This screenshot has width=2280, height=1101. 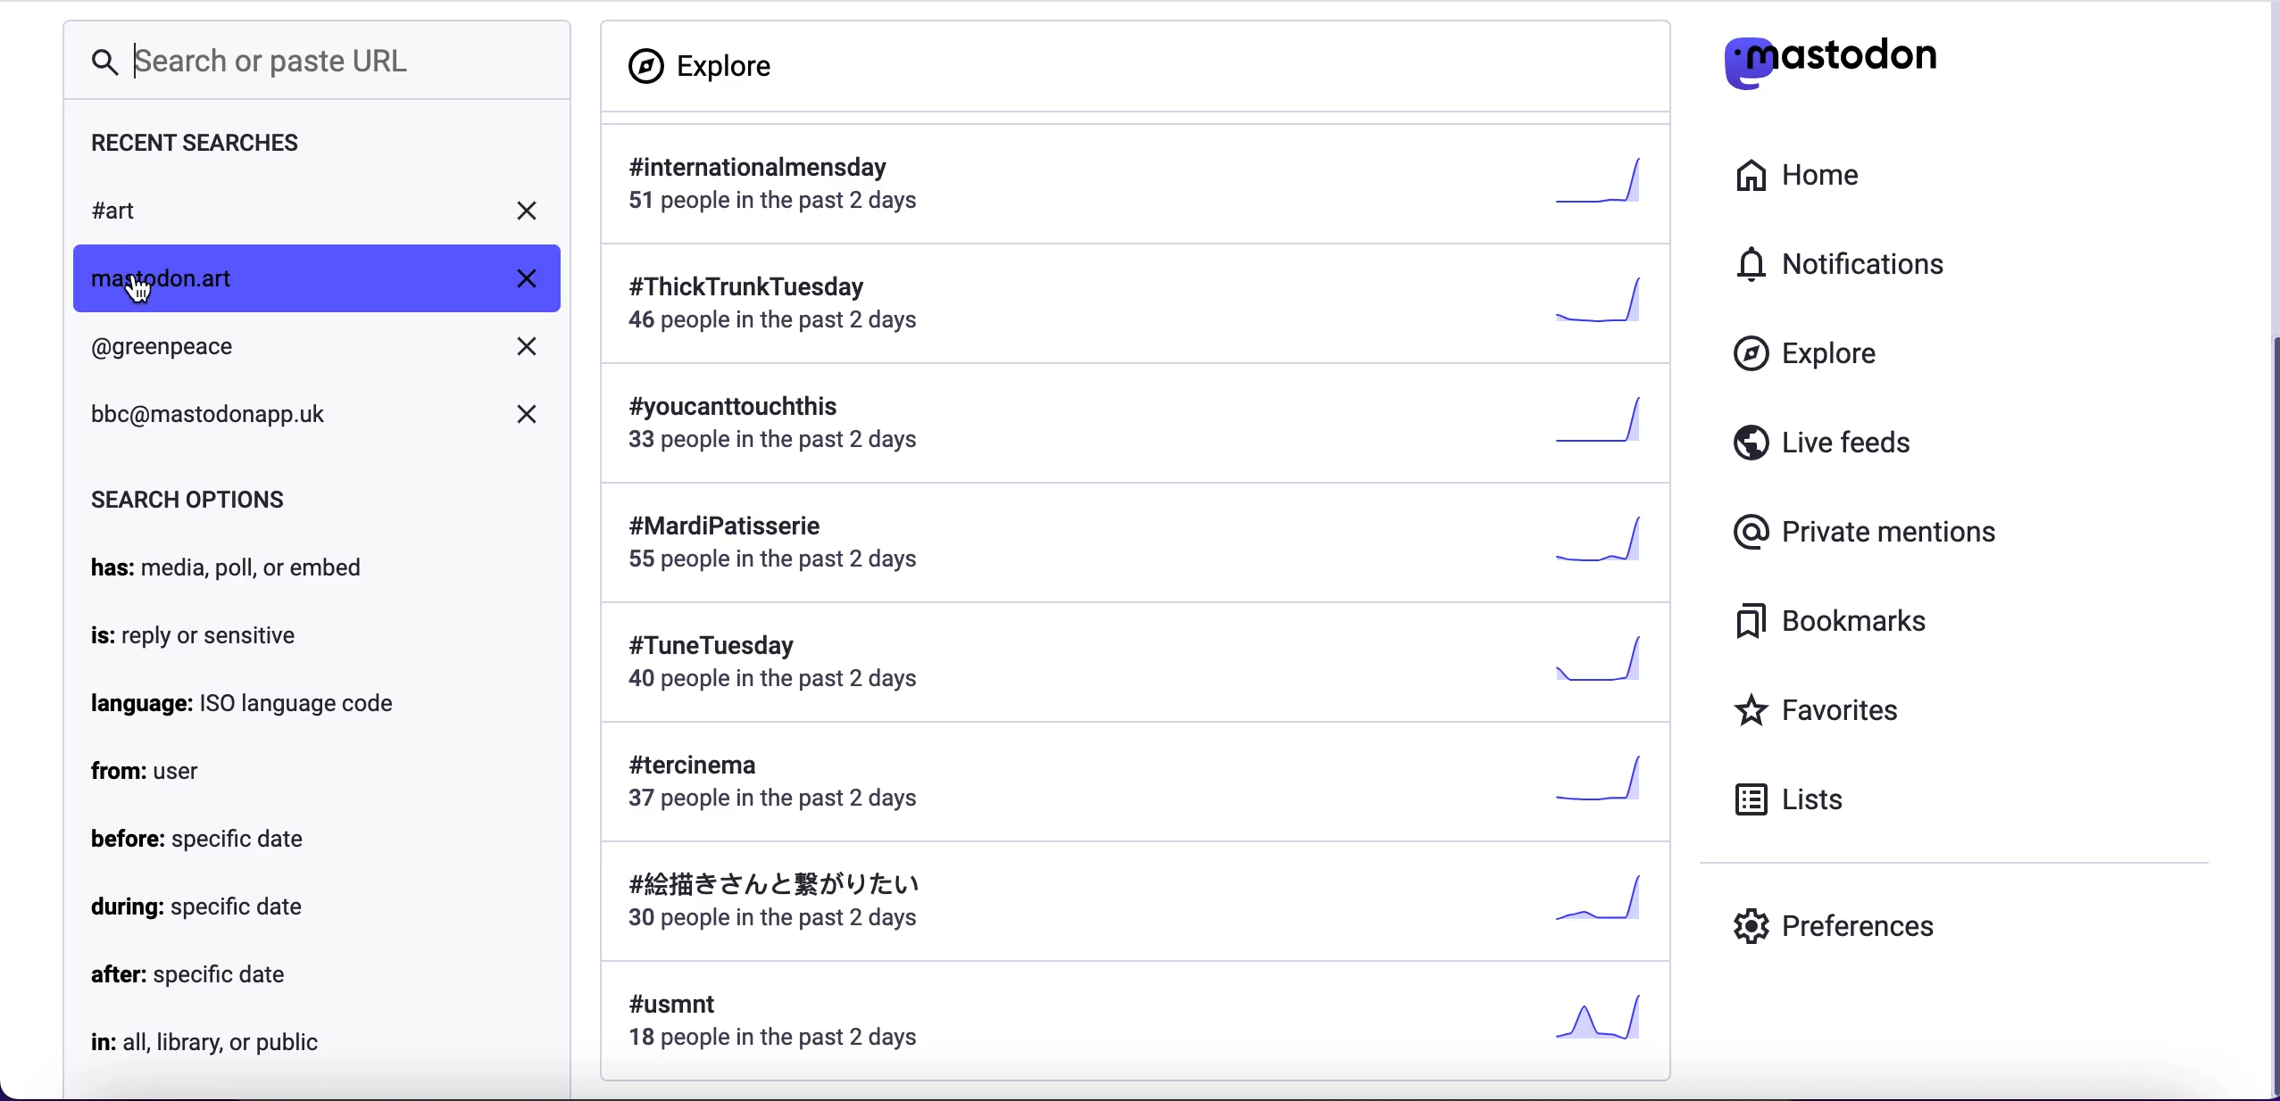 I want to click on language: ISO language code, so click(x=245, y=705).